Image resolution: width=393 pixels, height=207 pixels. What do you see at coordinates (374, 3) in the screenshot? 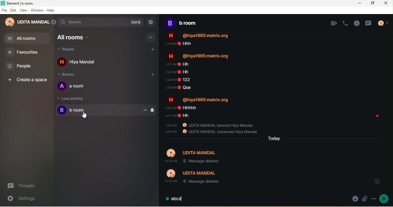
I see `maximize` at bounding box center [374, 3].